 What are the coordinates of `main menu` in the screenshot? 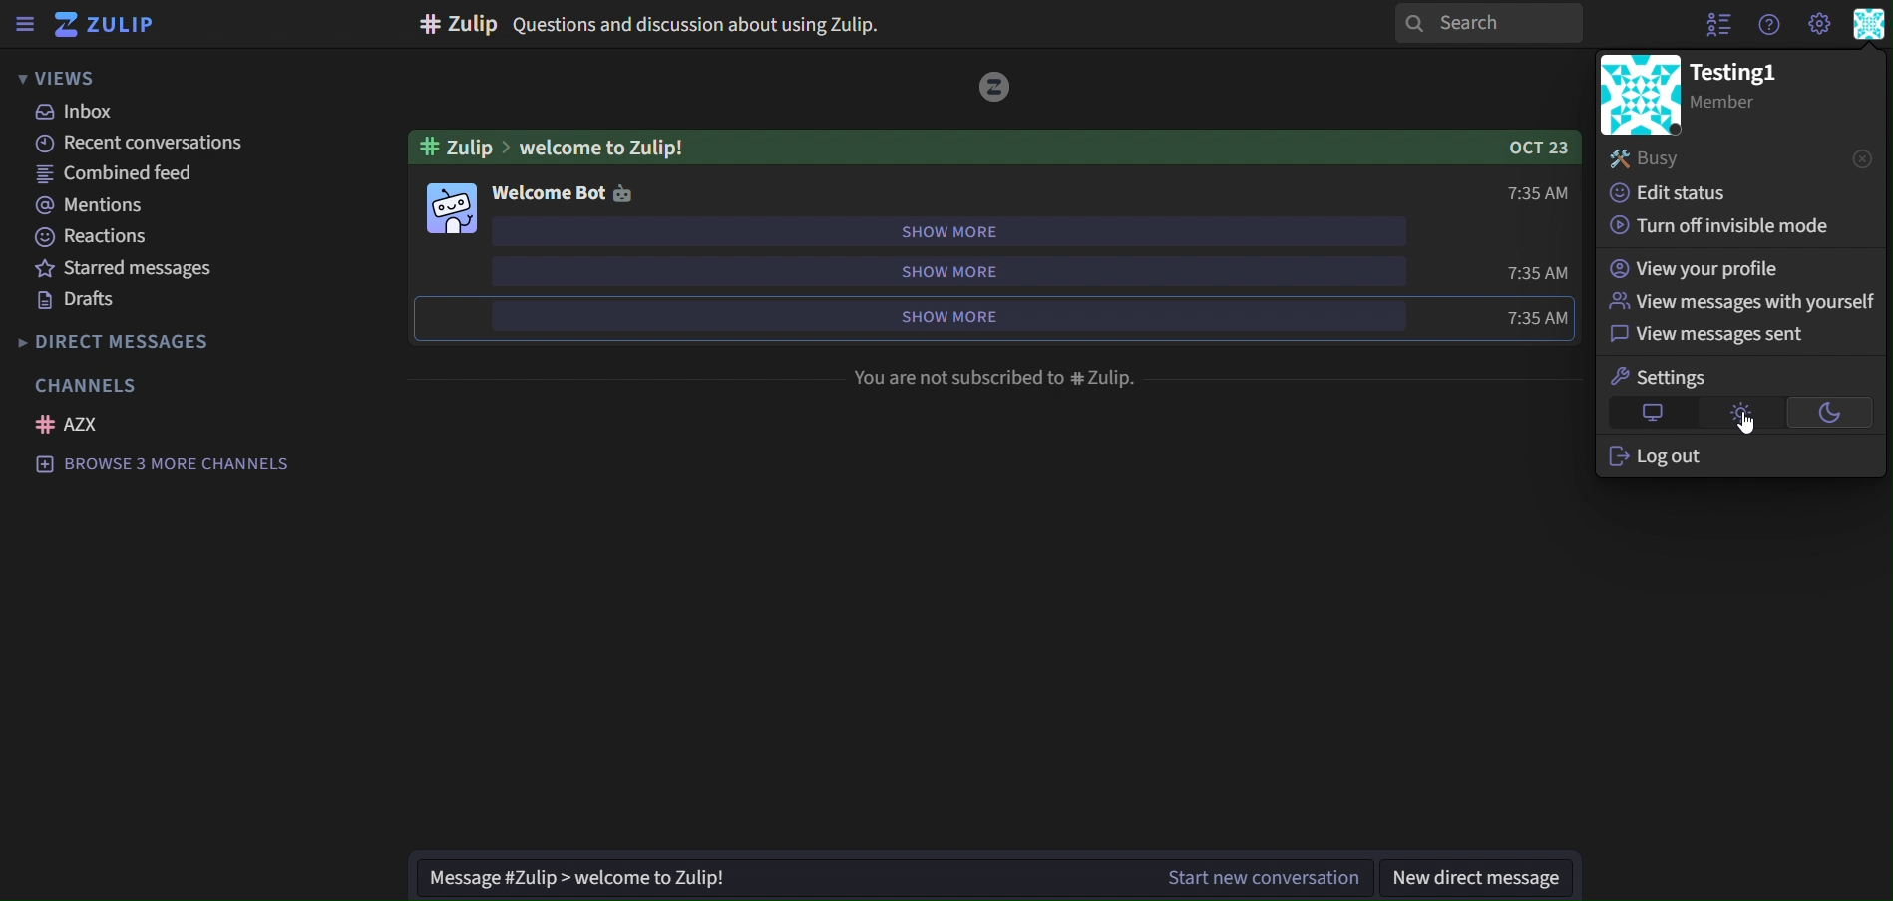 It's located at (1820, 24).